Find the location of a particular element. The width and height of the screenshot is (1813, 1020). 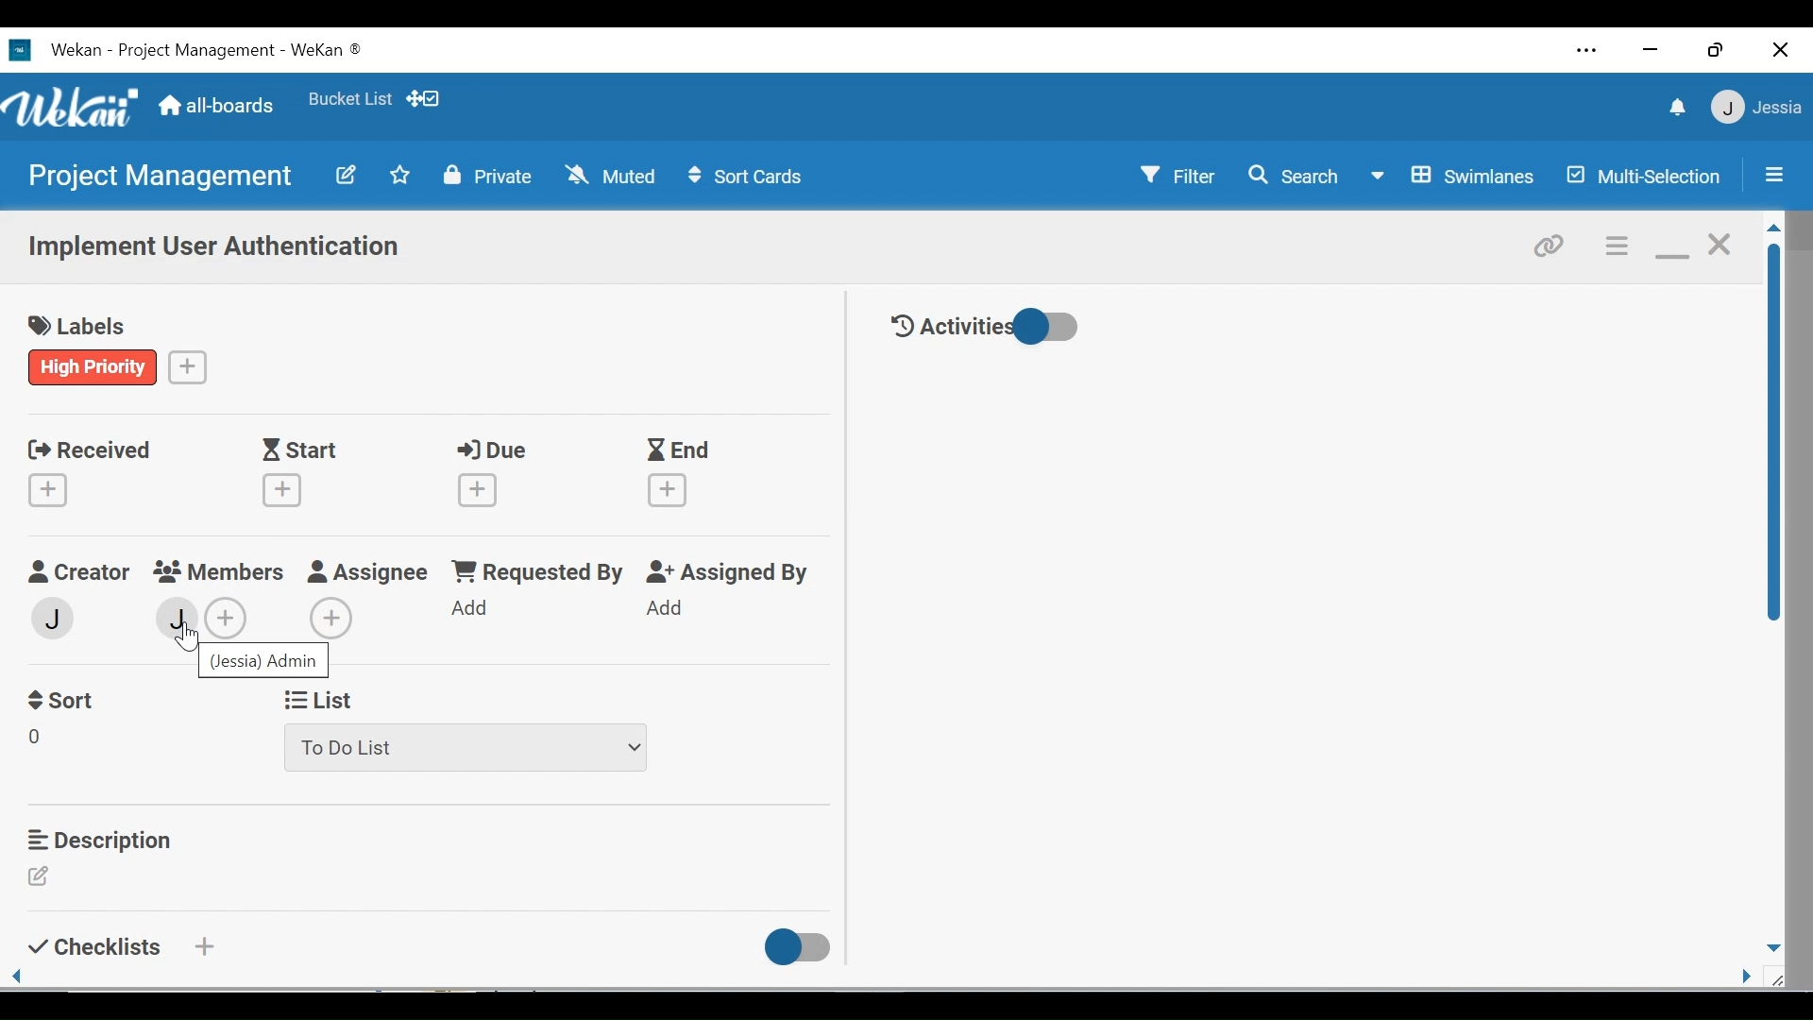

Assignee is located at coordinates (368, 570).